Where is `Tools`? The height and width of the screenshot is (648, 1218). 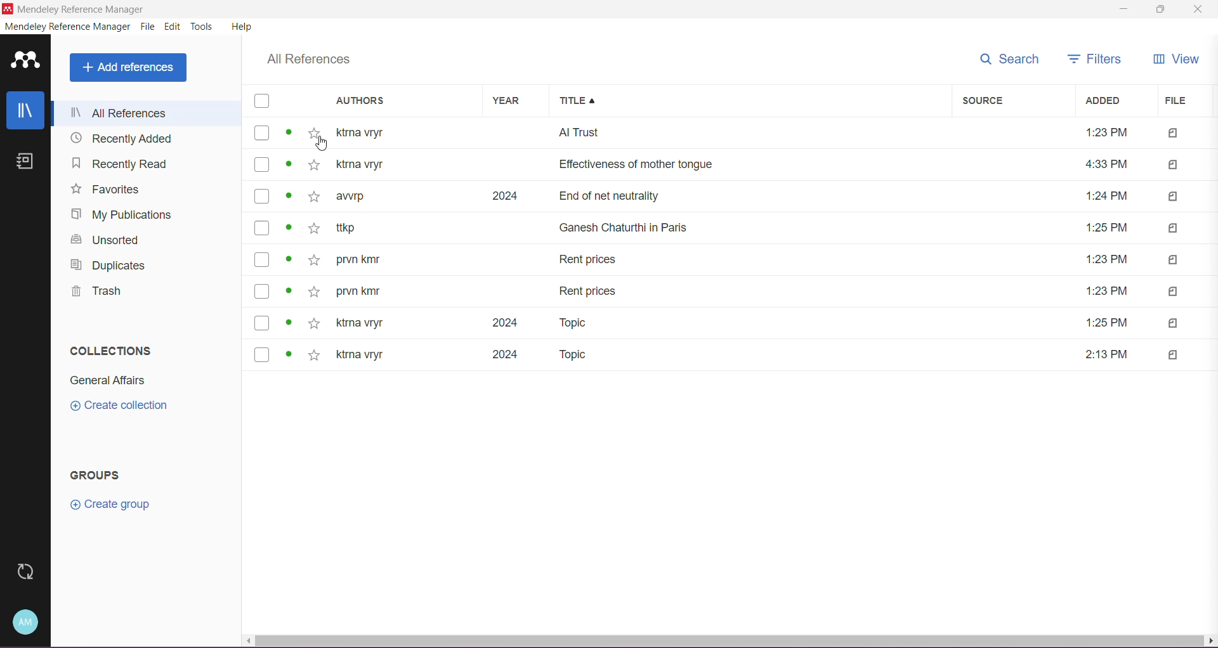
Tools is located at coordinates (203, 25).